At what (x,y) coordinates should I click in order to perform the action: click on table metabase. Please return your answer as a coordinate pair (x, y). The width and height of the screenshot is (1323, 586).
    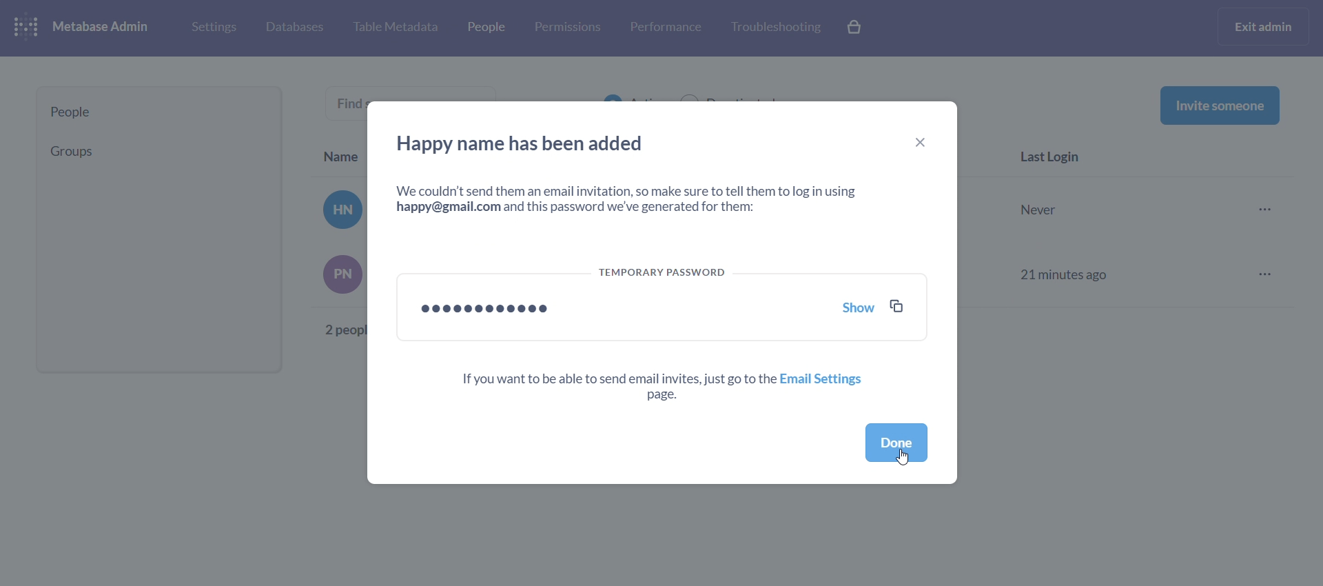
    Looking at the image, I should click on (395, 28).